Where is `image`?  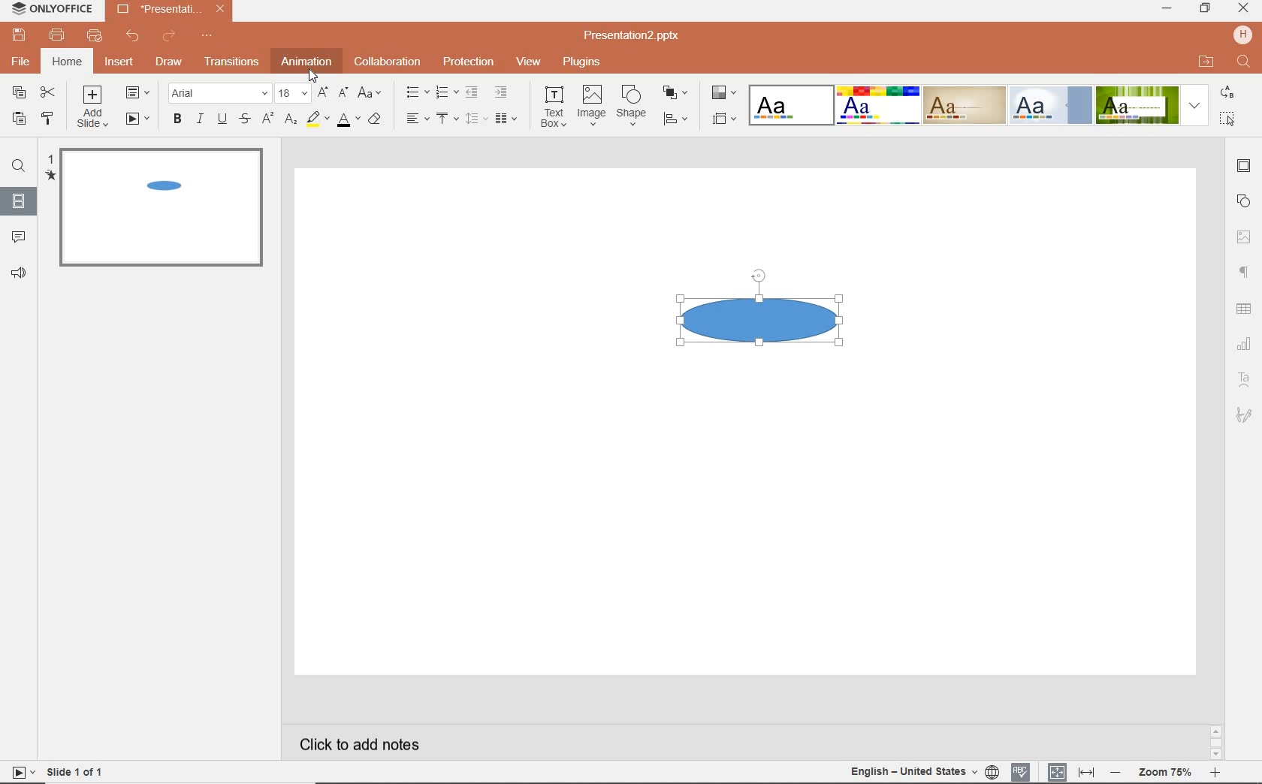 image is located at coordinates (593, 107).